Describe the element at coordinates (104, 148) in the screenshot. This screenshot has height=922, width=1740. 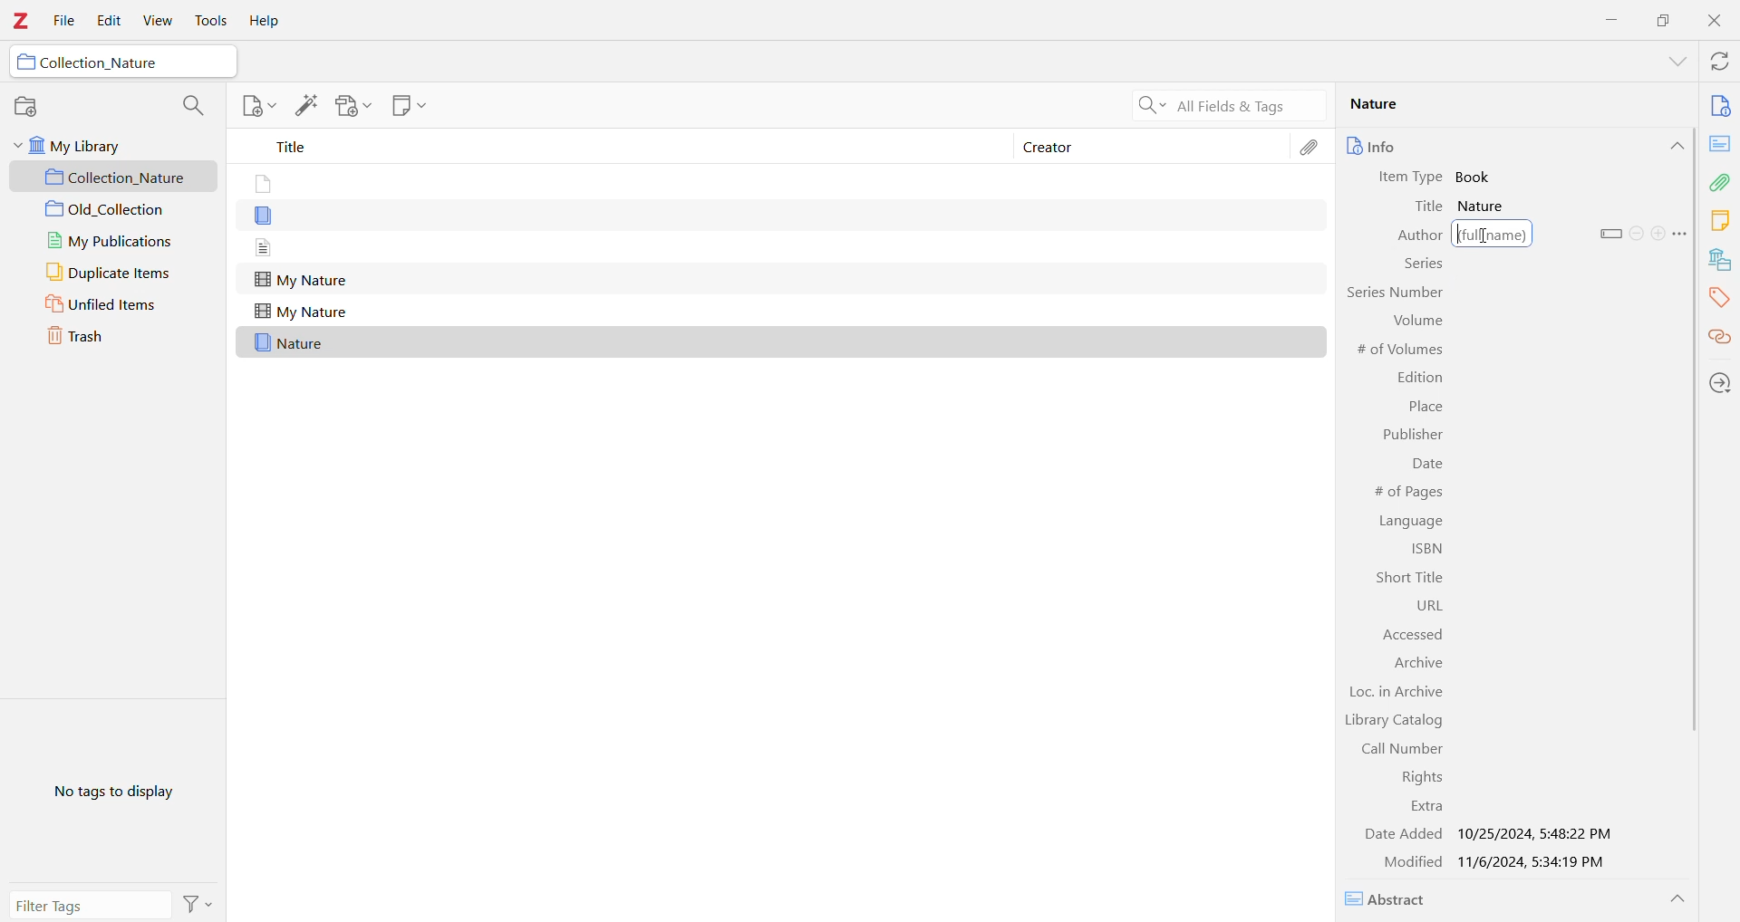
I see `My Library` at that location.